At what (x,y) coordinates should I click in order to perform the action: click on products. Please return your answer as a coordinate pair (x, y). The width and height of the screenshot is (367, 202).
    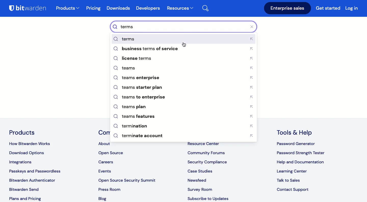
    Looking at the image, I should click on (22, 132).